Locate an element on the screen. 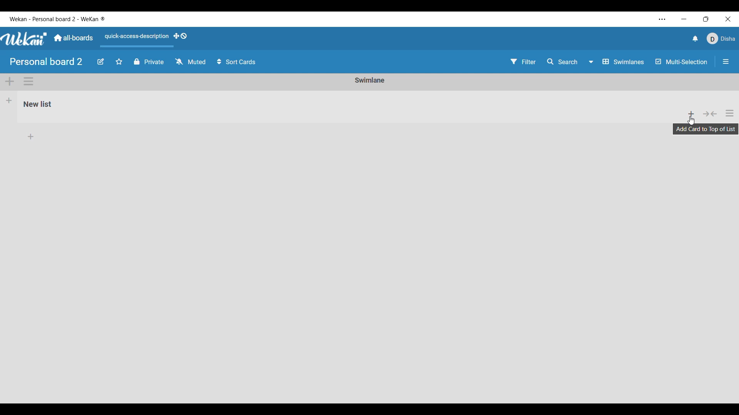 The width and height of the screenshot is (739, 415). Boardview options is located at coordinates (617, 62).